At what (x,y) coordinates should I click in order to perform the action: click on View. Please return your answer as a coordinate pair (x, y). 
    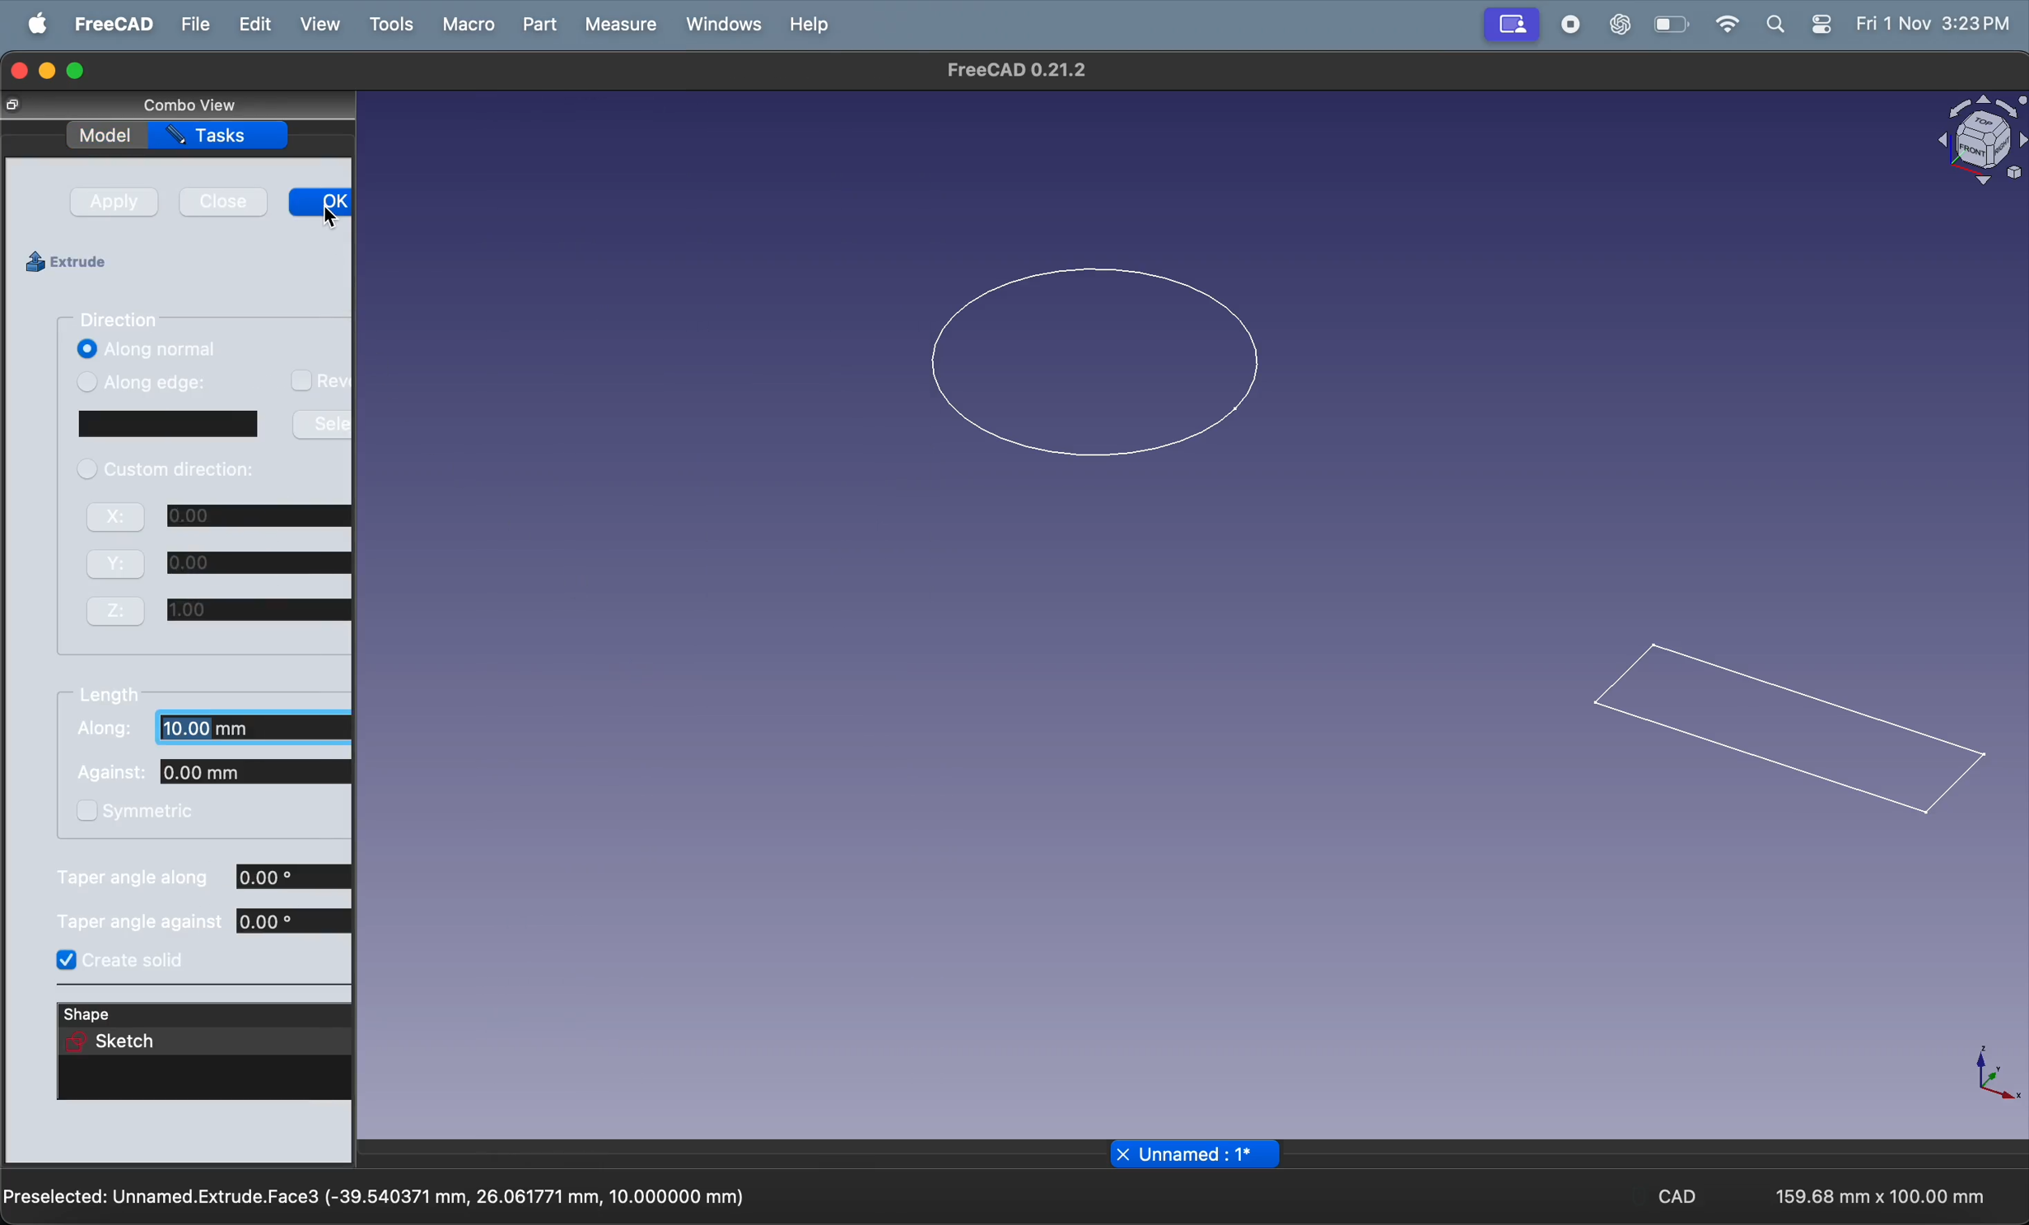
    Looking at the image, I should click on (319, 24).